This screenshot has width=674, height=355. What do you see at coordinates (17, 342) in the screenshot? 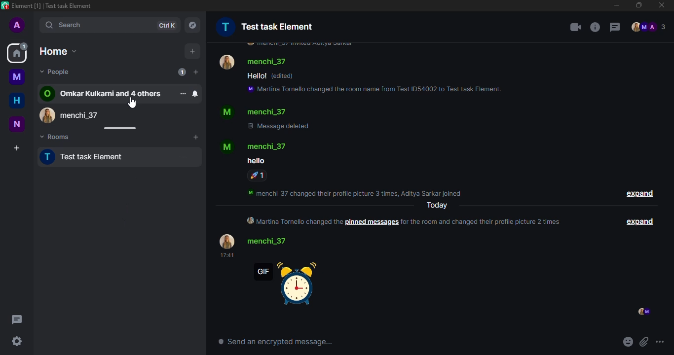
I see `quick settings` at bounding box center [17, 342].